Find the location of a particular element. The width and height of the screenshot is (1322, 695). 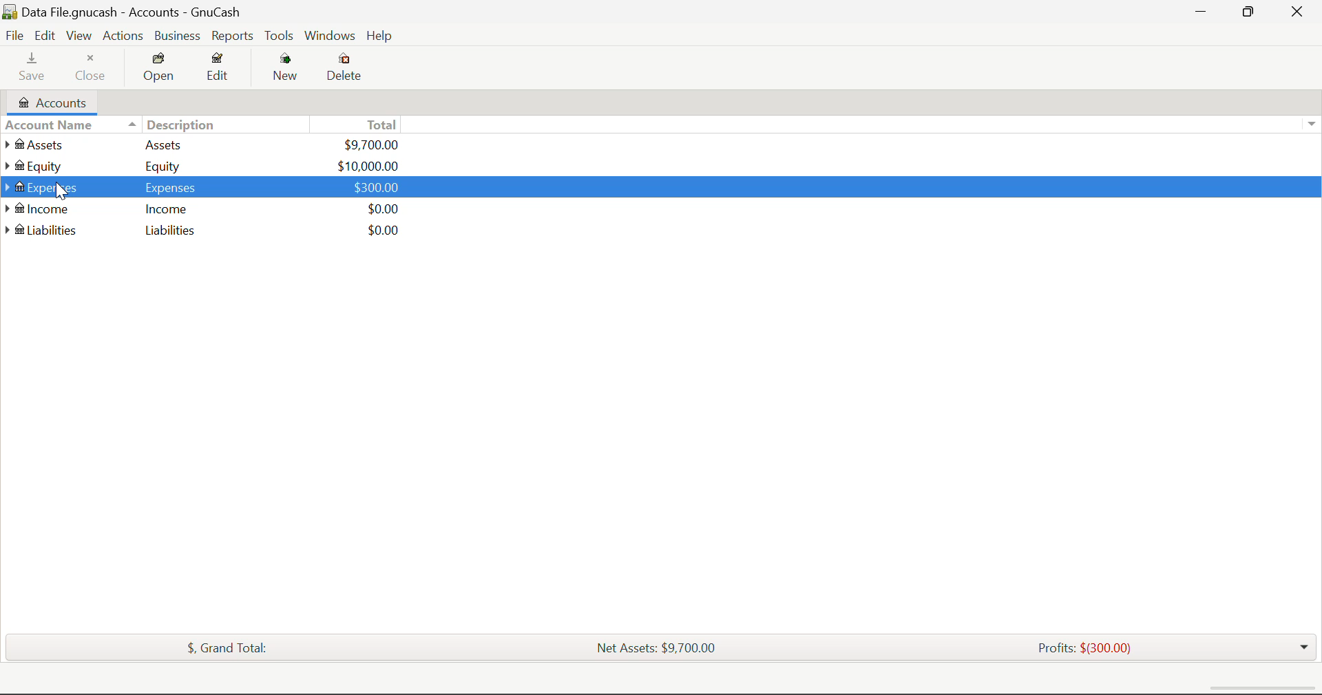

Tools is located at coordinates (280, 36).